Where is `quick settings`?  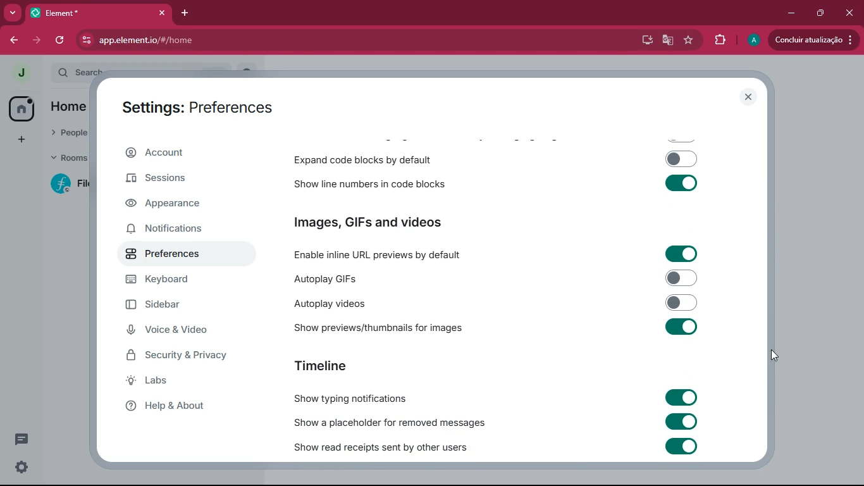 quick settings is located at coordinates (22, 466).